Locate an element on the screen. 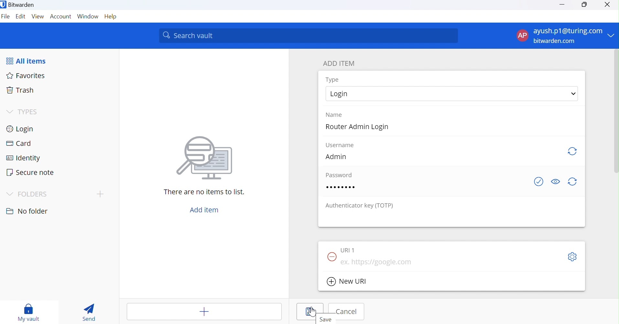 Image resolution: width=619 pixels, height=324 pixels. All items is located at coordinates (30, 60).